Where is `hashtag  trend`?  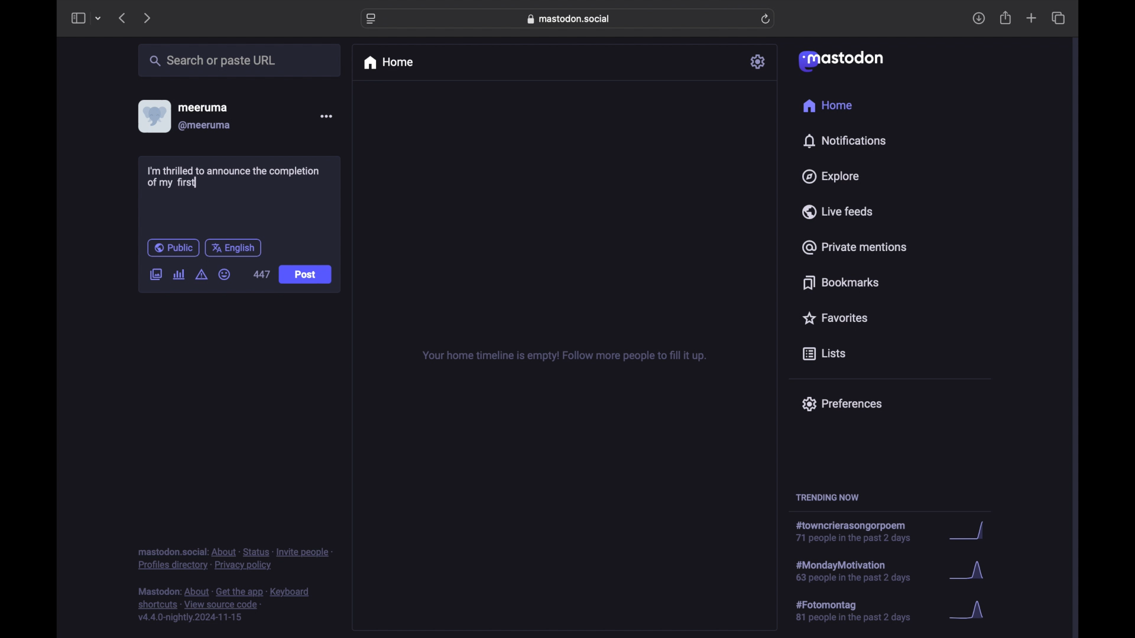
hashtag  trend is located at coordinates (864, 570).